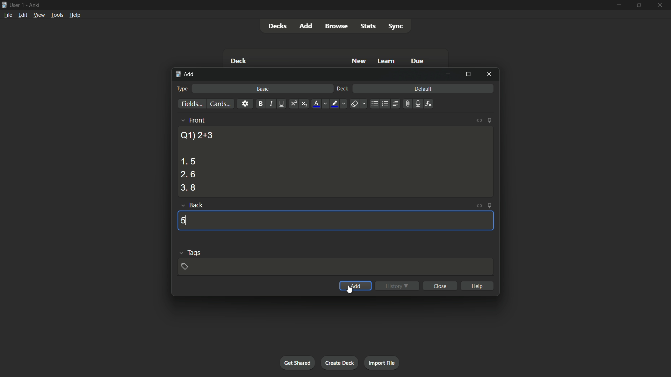  I want to click on sync, so click(396, 27).